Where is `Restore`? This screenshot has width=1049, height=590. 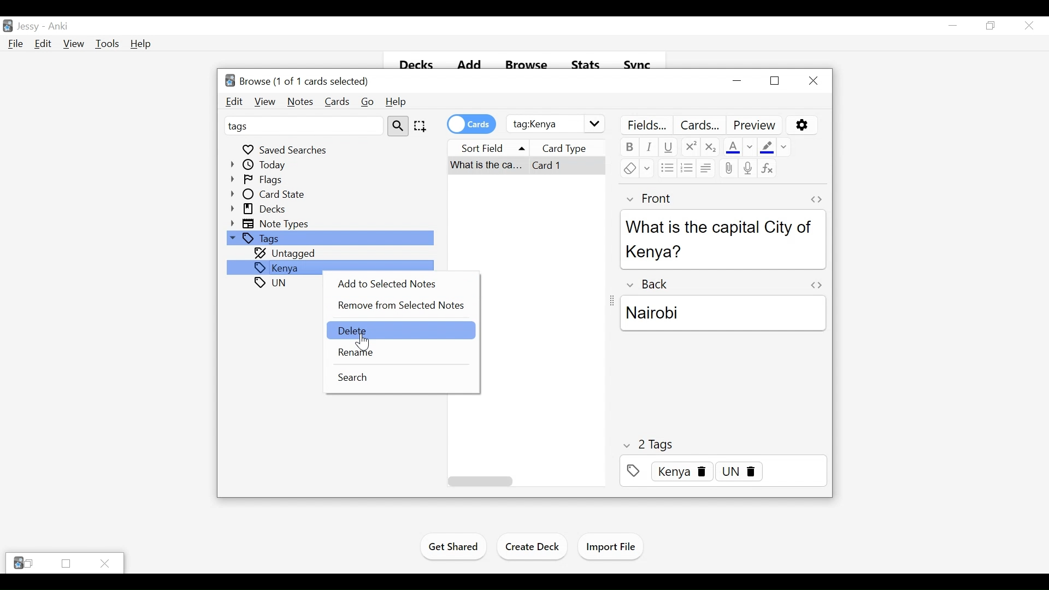
Restore is located at coordinates (65, 564).